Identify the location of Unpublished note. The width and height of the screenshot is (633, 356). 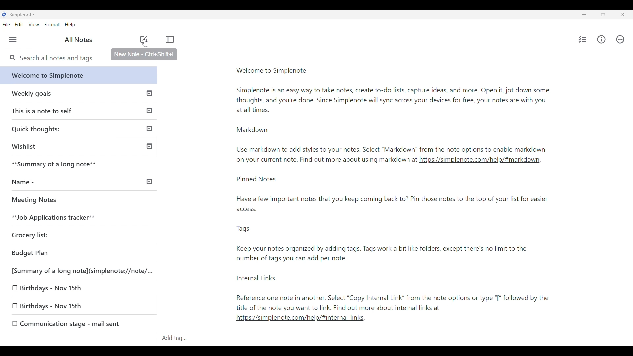
(55, 216).